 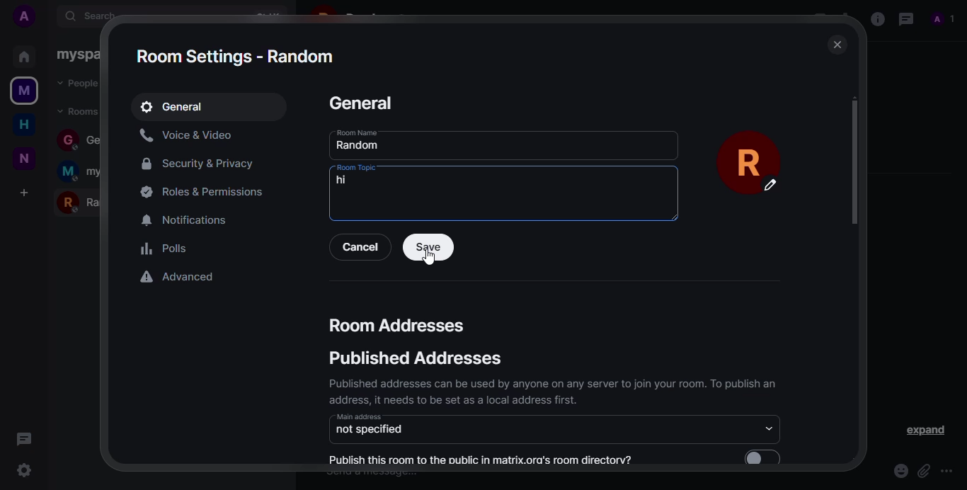 I want to click on not specified, so click(x=373, y=431).